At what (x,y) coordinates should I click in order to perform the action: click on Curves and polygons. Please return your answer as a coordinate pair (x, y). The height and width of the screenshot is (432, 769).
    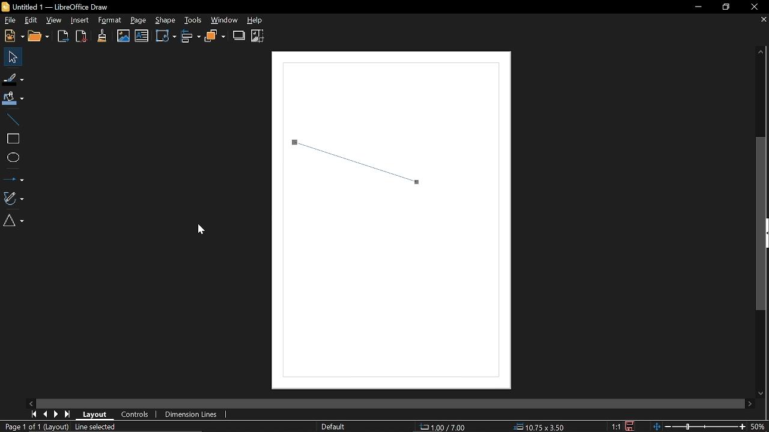
    Looking at the image, I should click on (14, 198).